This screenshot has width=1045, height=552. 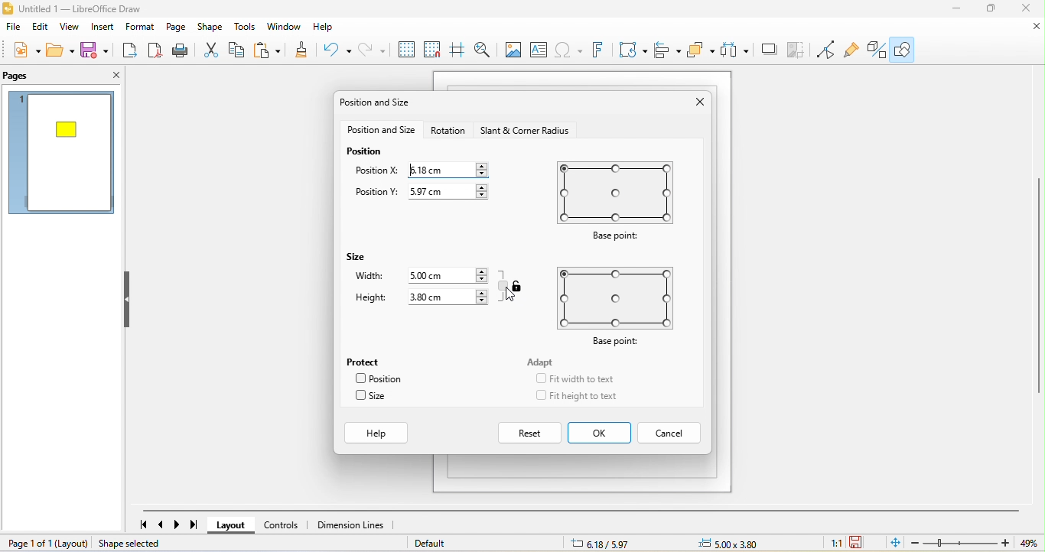 What do you see at coordinates (372, 398) in the screenshot?
I see `size` at bounding box center [372, 398].